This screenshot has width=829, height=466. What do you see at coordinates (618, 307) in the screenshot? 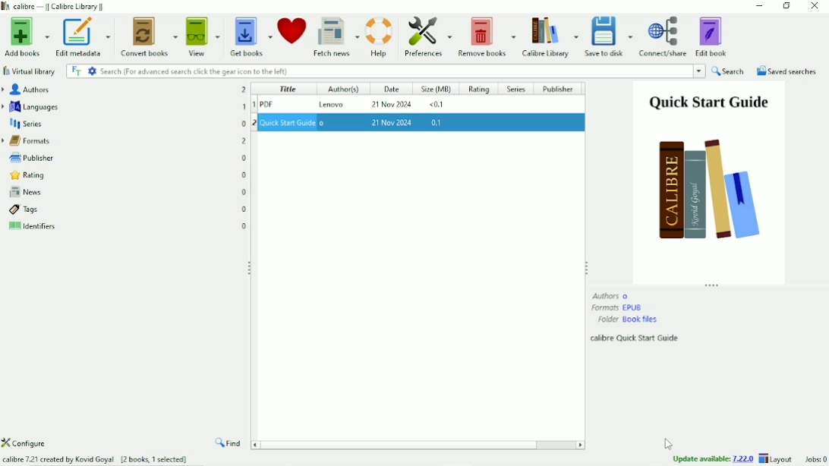
I see `Formats` at bounding box center [618, 307].